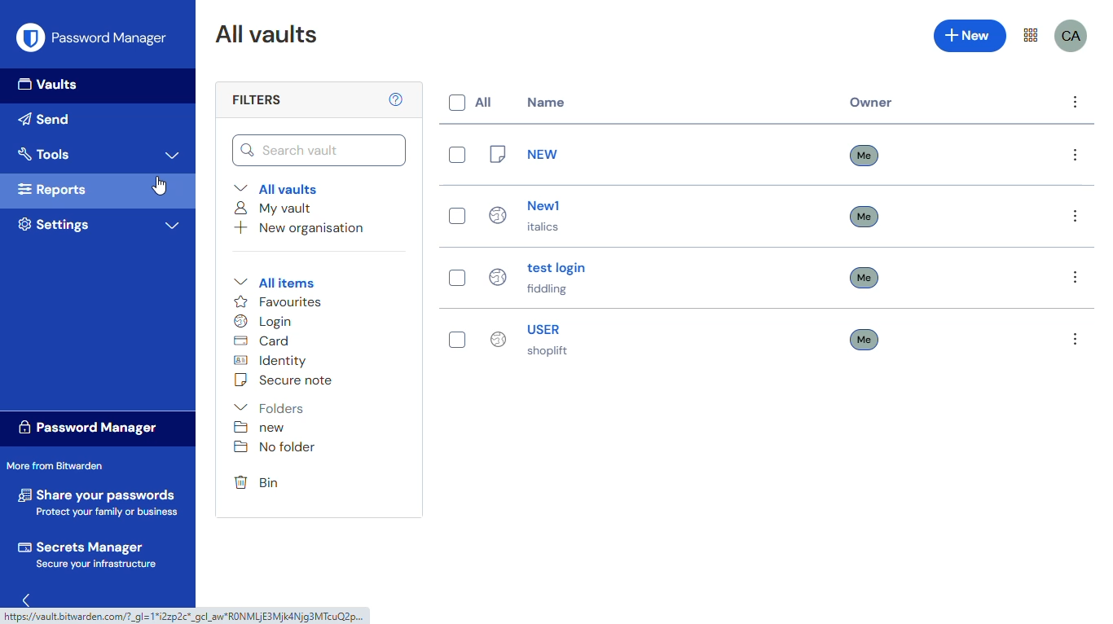 The width and height of the screenshot is (1113, 624). I want to click on all vaults, so click(275, 188).